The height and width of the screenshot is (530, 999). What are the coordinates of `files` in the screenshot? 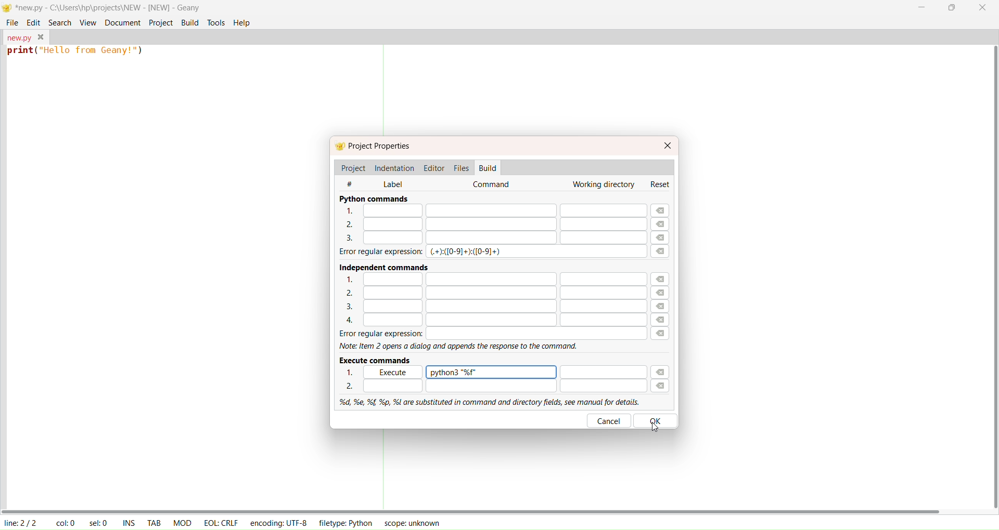 It's located at (461, 167).